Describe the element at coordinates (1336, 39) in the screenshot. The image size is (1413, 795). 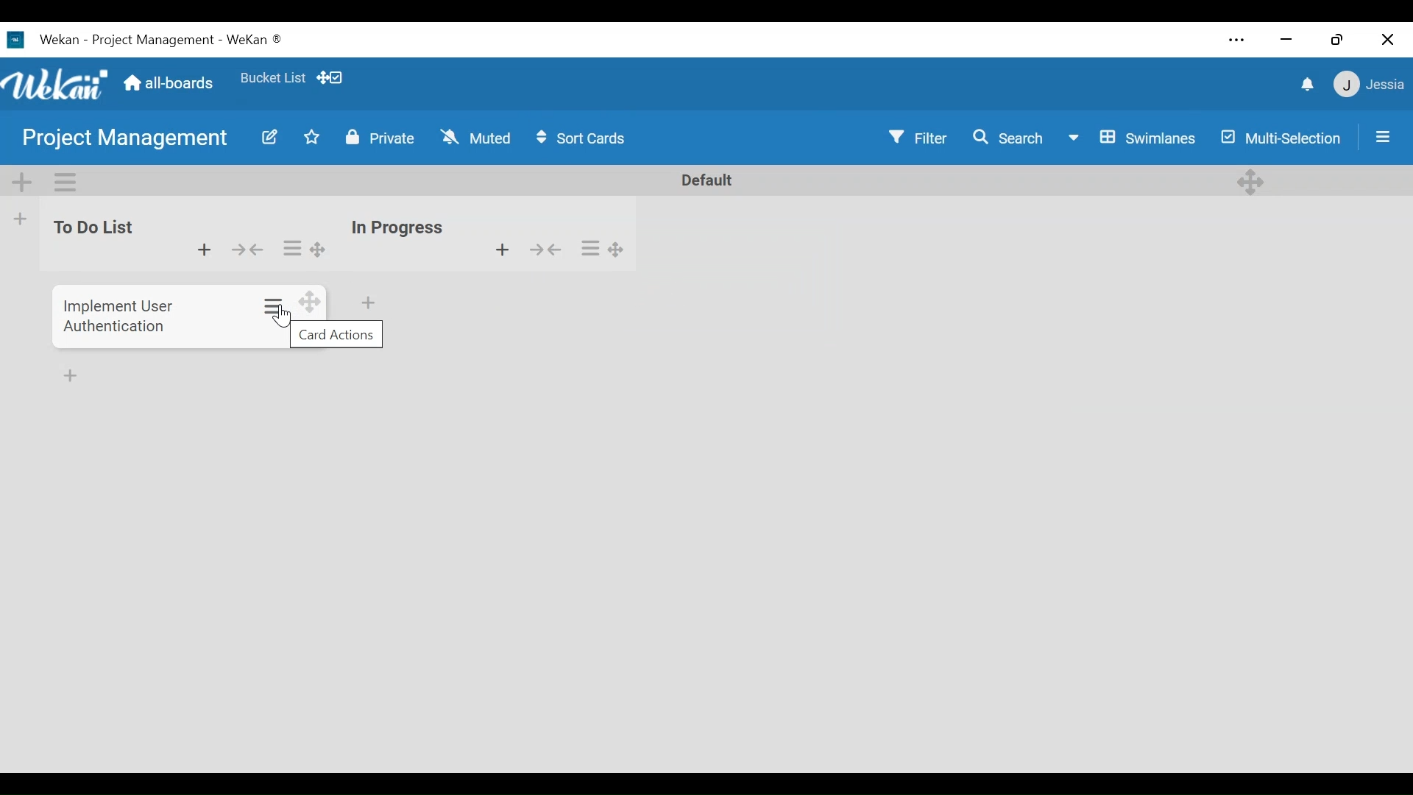
I see `restore` at that location.